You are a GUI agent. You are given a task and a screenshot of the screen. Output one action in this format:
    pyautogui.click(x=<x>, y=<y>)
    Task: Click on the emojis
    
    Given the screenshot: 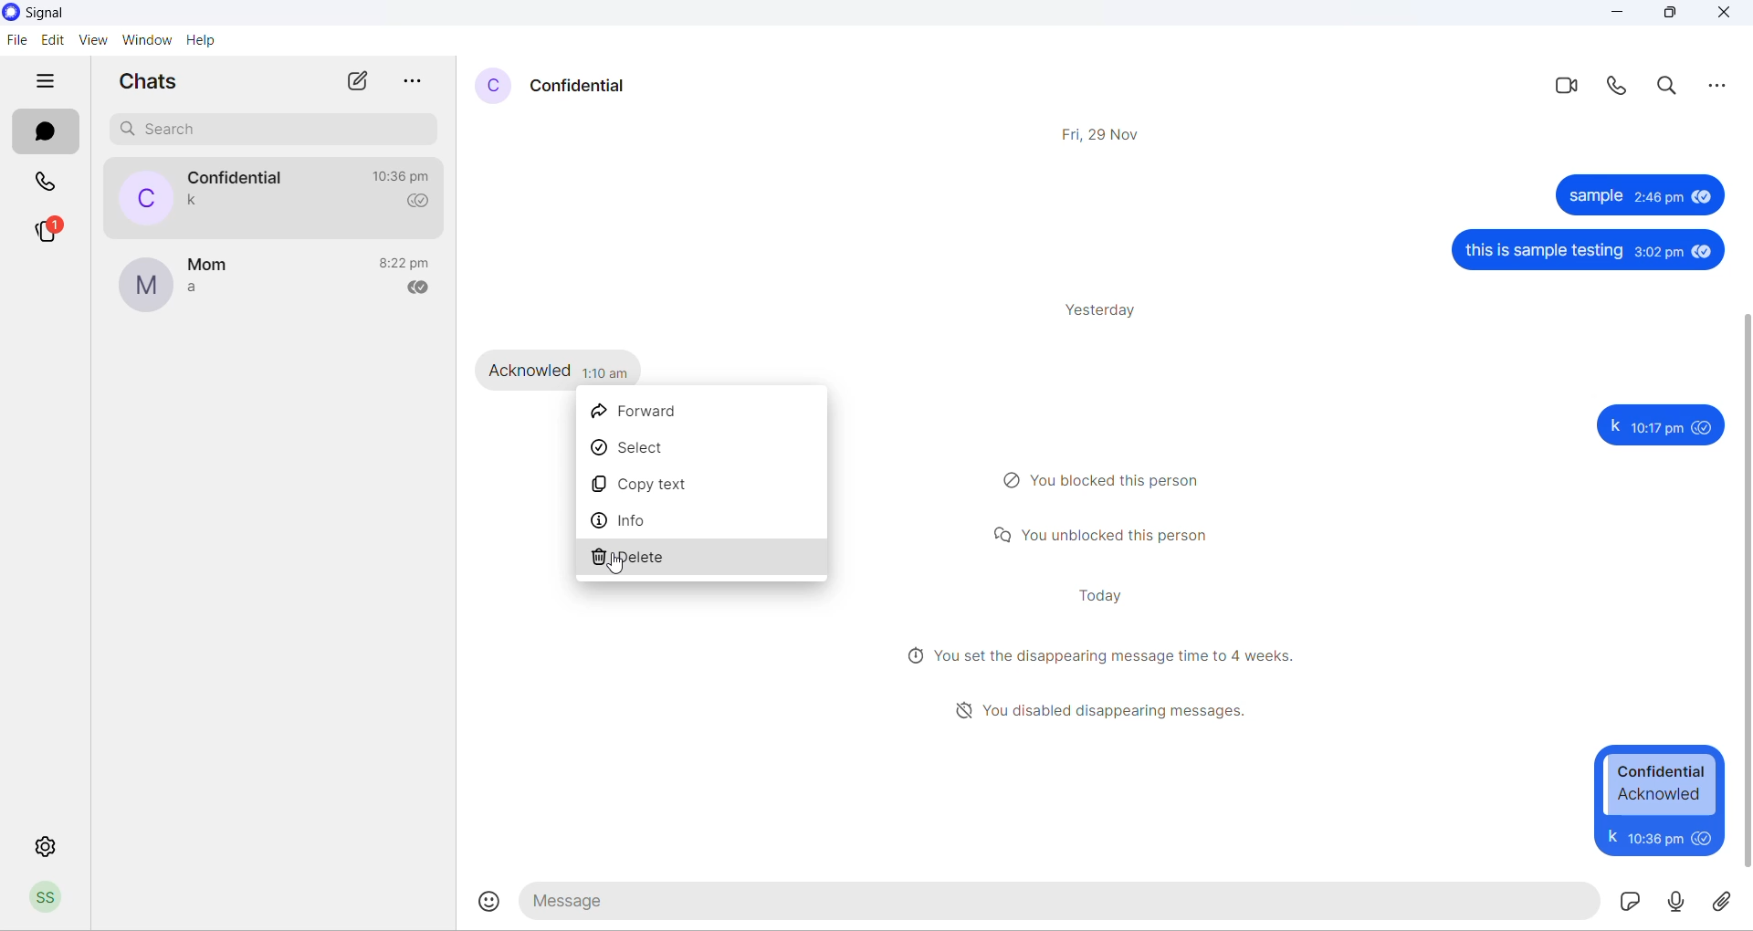 What is the action you would take?
    pyautogui.click(x=487, y=905)
    